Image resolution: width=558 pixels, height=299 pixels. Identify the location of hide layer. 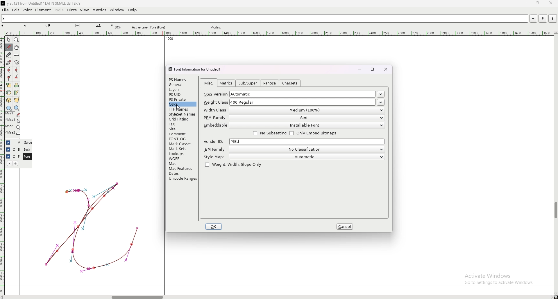
(8, 156).